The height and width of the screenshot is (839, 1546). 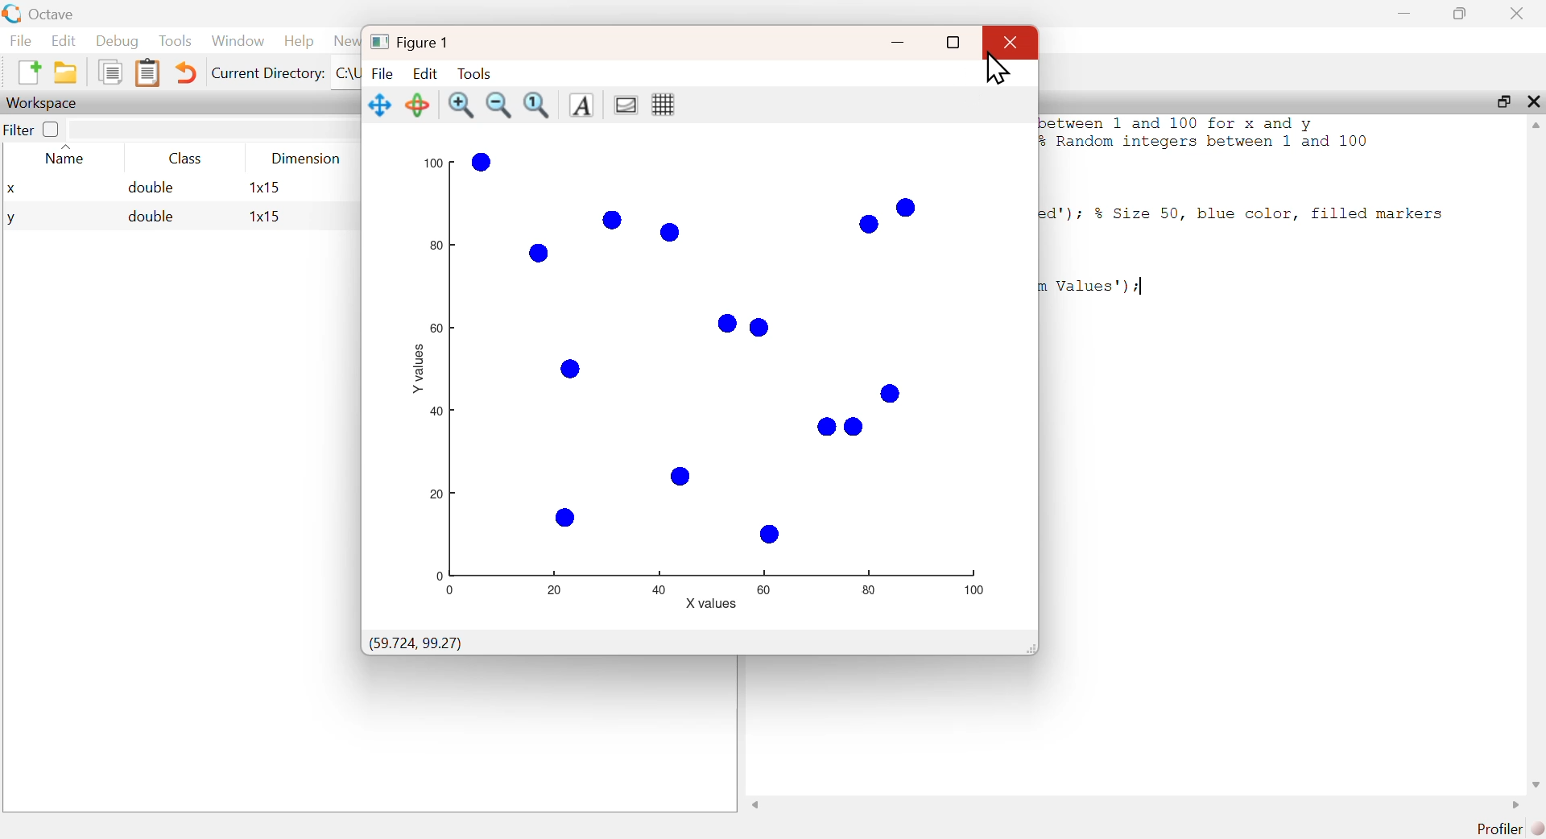 What do you see at coordinates (1502, 101) in the screenshot?
I see `maximize` at bounding box center [1502, 101].